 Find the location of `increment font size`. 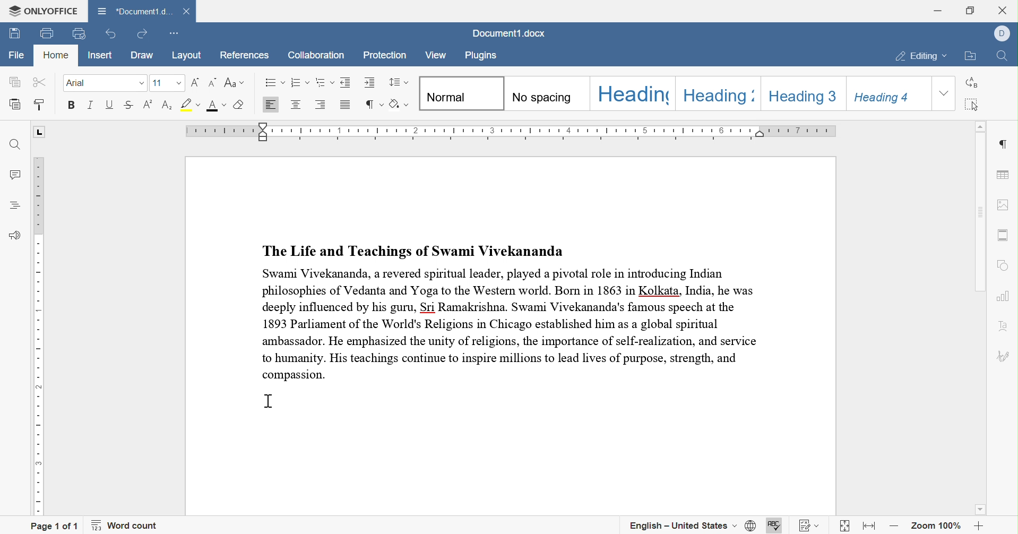

increment font size is located at coordinates (194, 83).